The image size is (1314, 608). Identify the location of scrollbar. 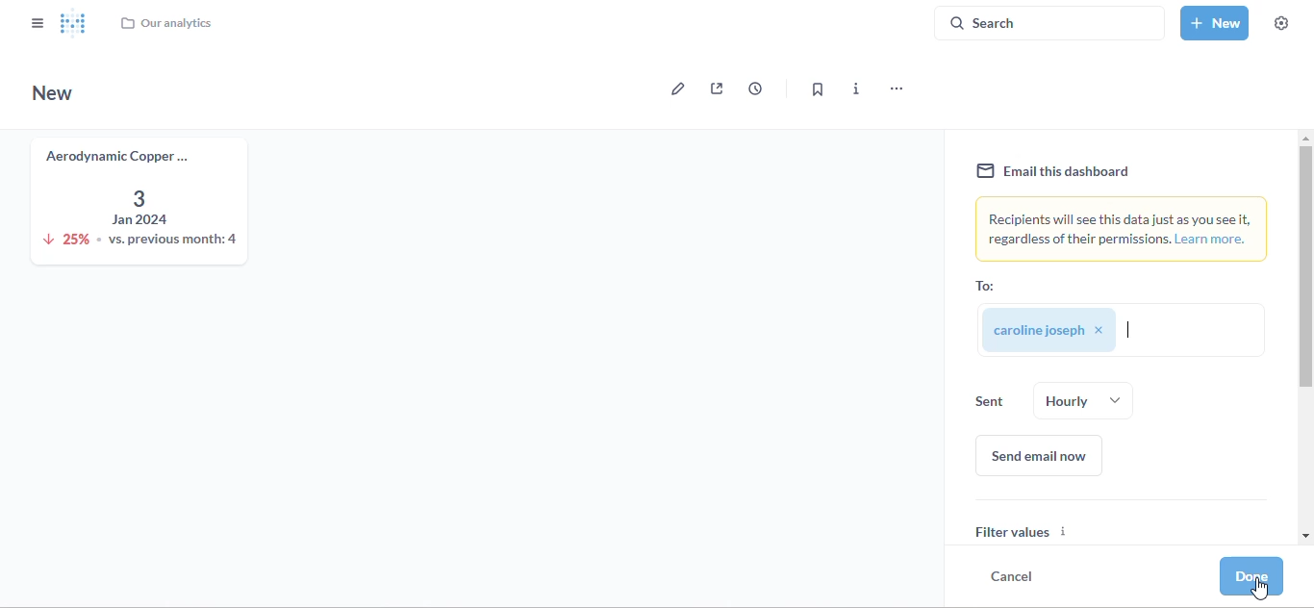
(1304, 334).